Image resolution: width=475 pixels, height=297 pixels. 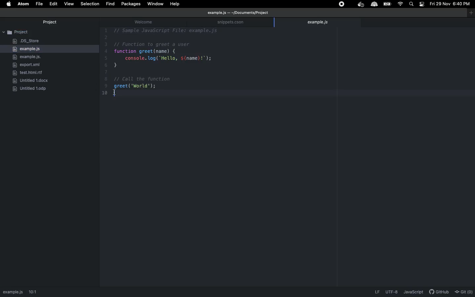 I want to click on 1:1, so click(x=36, y=291).